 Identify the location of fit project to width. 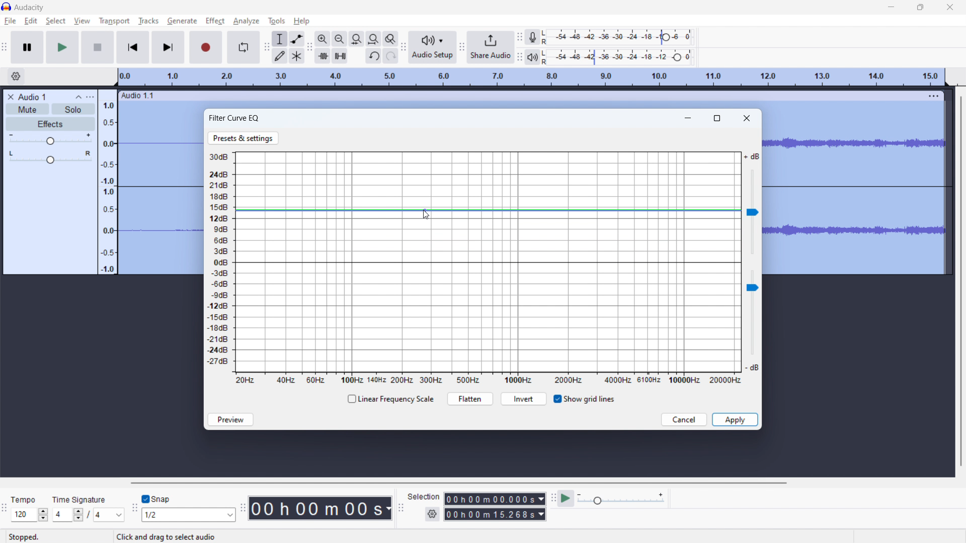
(373, 38).